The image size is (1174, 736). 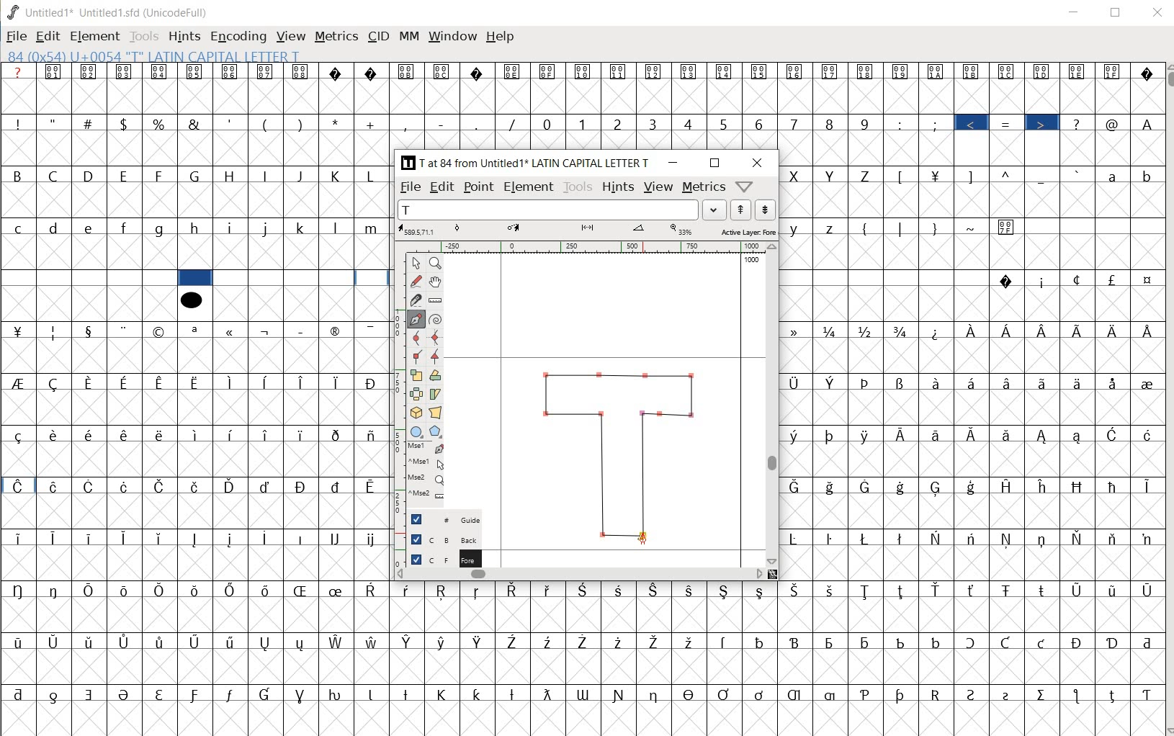 I want to click on Symbol, so click(x=125, y=485).